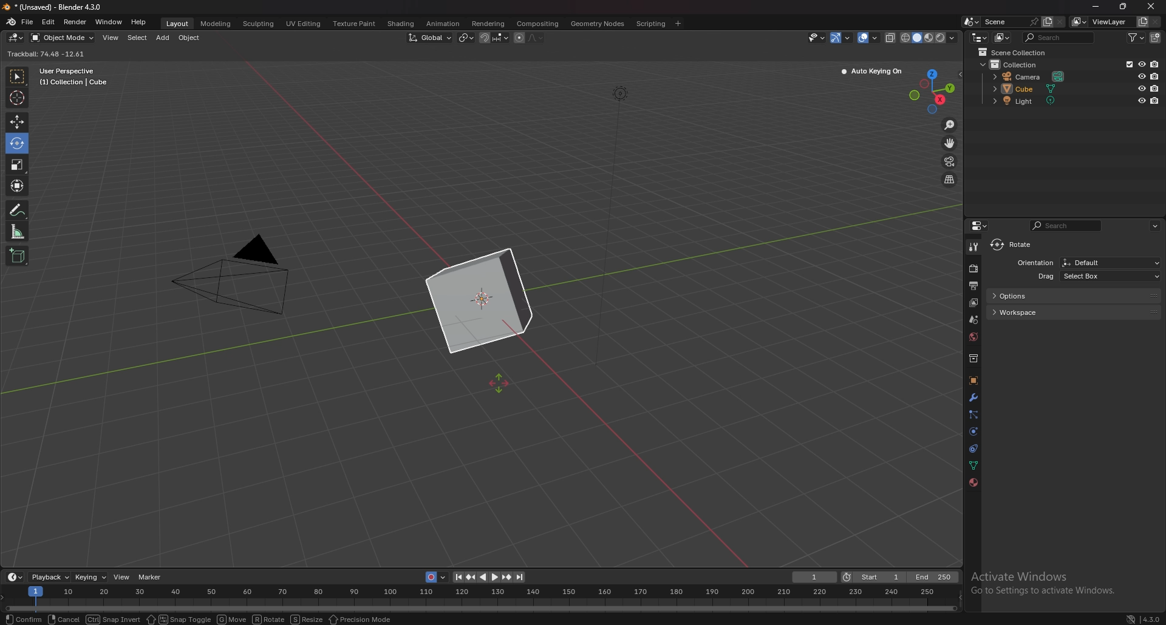 This screenshot has height=625, width=1166. Describe the element at coordinates (950, 143) in the screenshot. I see `move` at that location.